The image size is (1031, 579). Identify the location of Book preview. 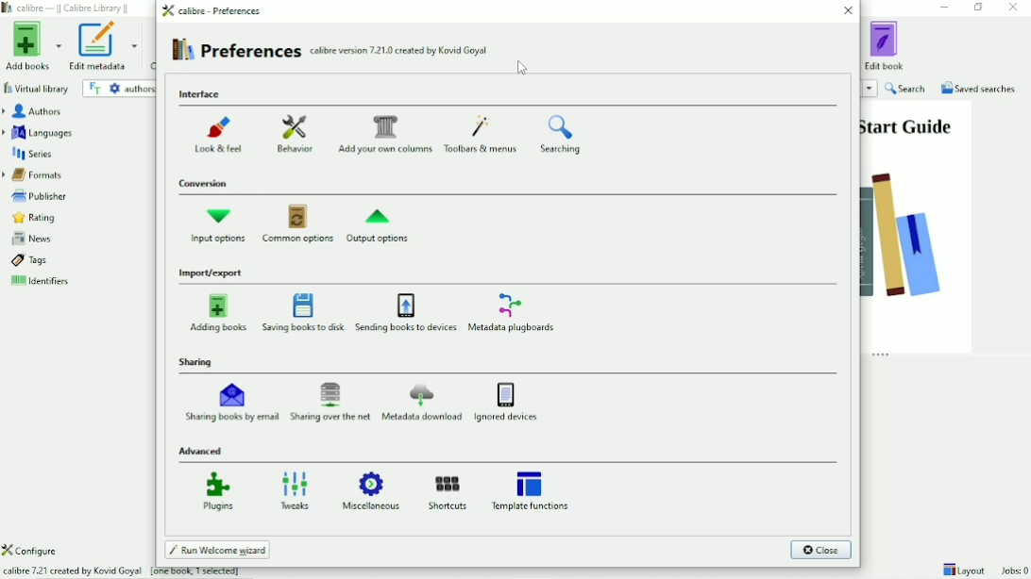
(917, 225).